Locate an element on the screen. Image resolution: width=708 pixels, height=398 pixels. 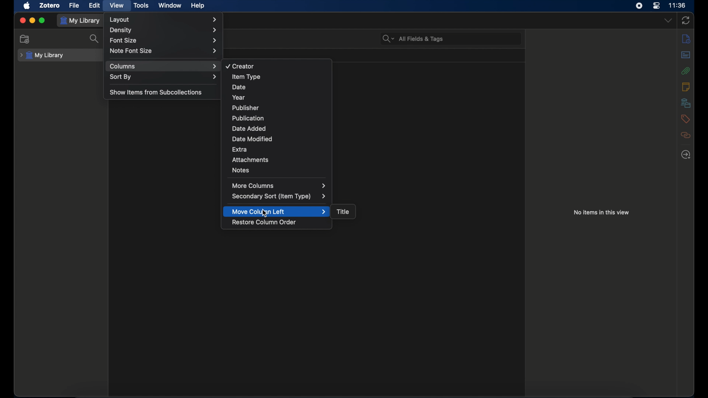
time is located at coordinates (678, 6).